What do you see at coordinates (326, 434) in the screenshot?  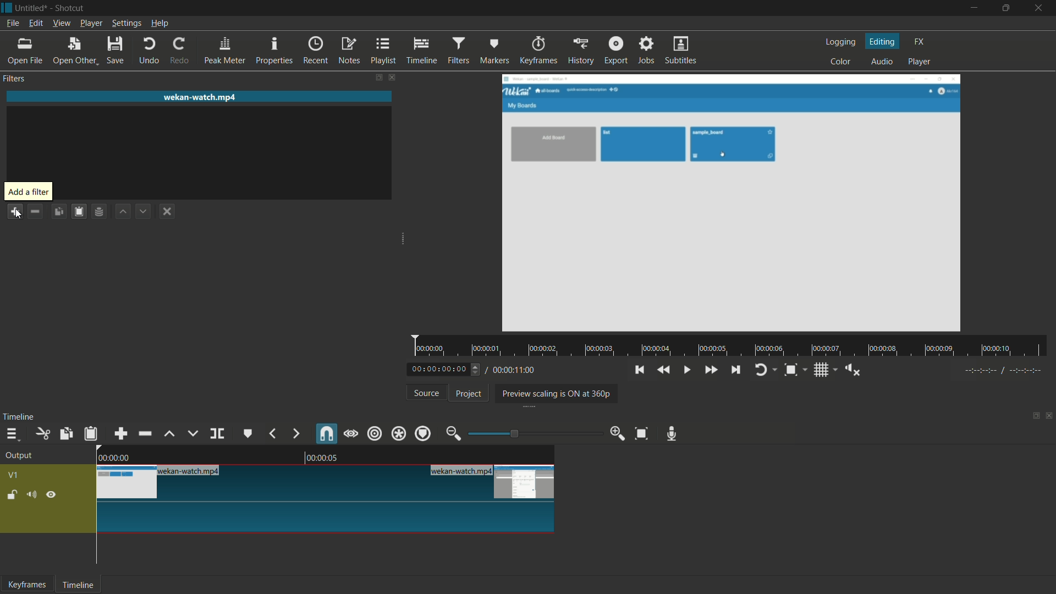 I see `snap` at bounding box center [326, 434].